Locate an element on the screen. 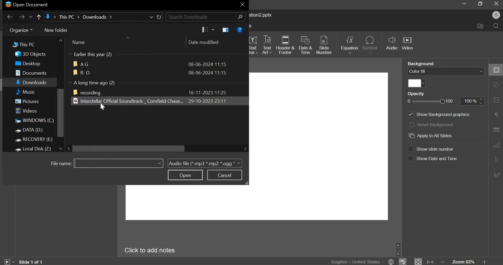 This screenshot has width=503, height=265. creation date is located at coordinates (208, 73).